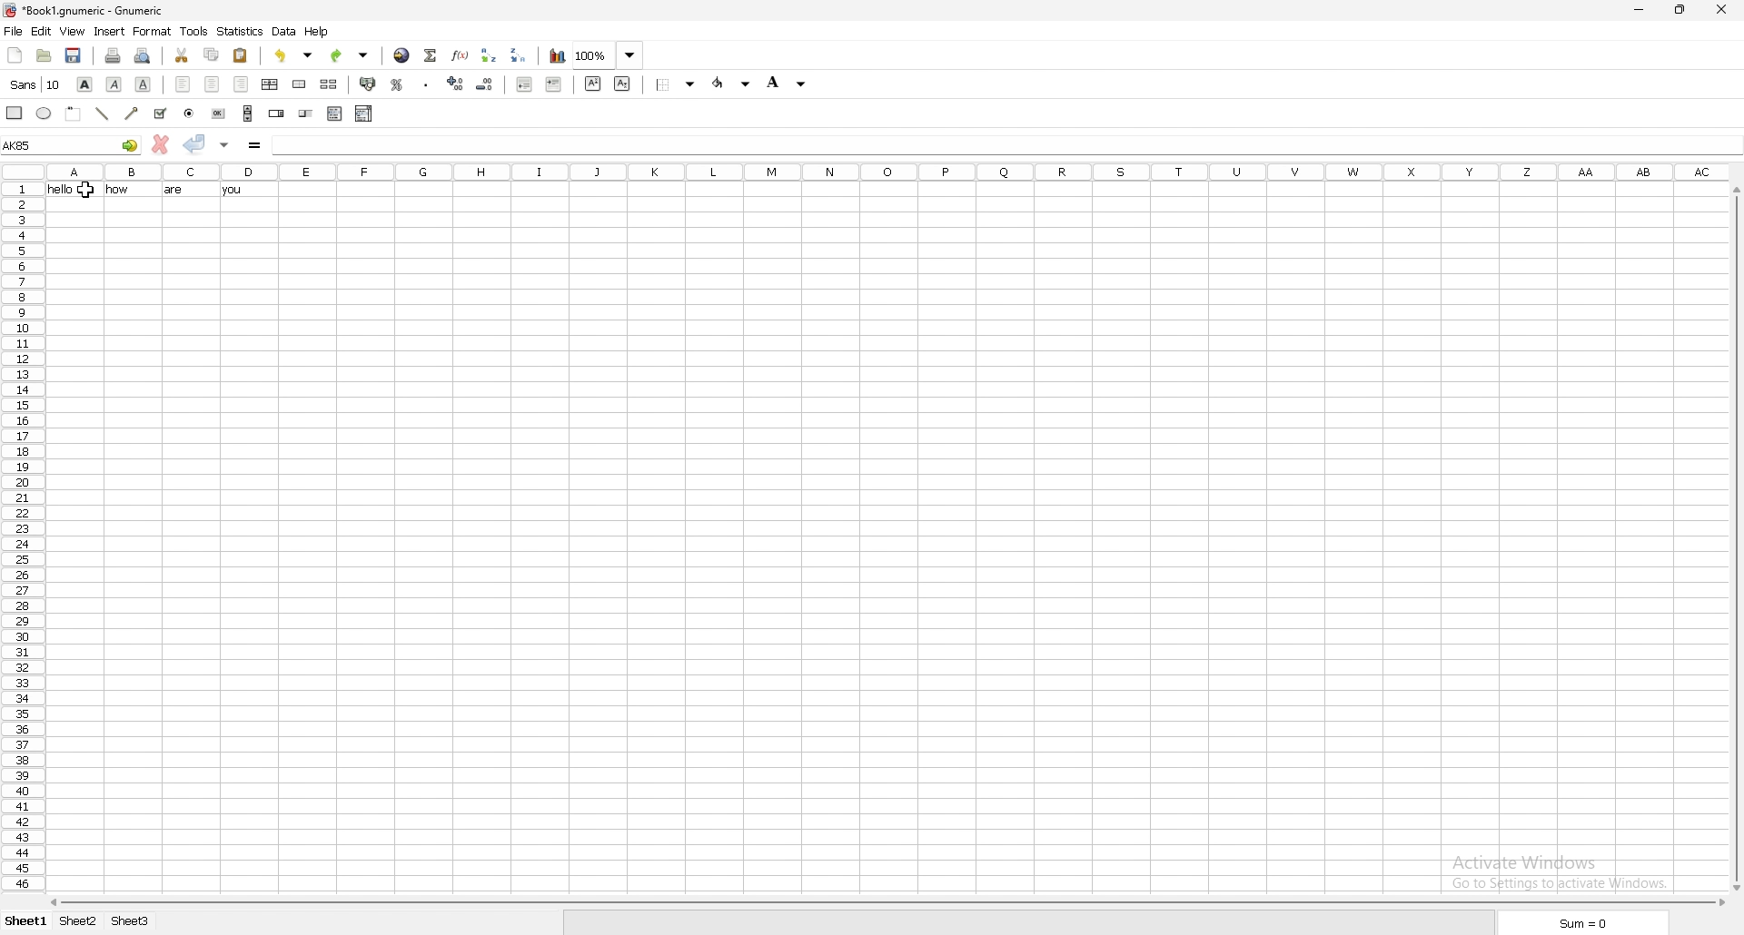 Image resolution: width=1744 pixels, height=935 pixels. What do you see at coordinates (609, 55) in the screenshot?
I see `zoom` at bounding box center [609, 55].